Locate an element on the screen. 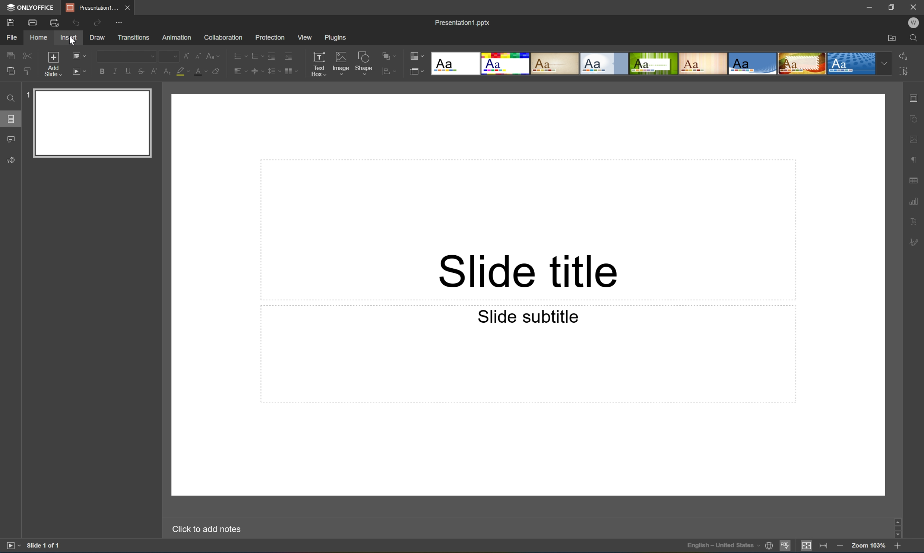 This screenshot has height=553, width=924. Home is located at coordinates (39, 37).